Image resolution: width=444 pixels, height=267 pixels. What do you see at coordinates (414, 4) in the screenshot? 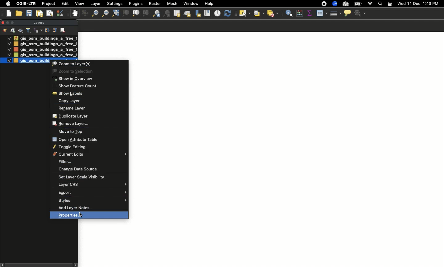
I see `11 Dec` at bounding box center [414, 4].